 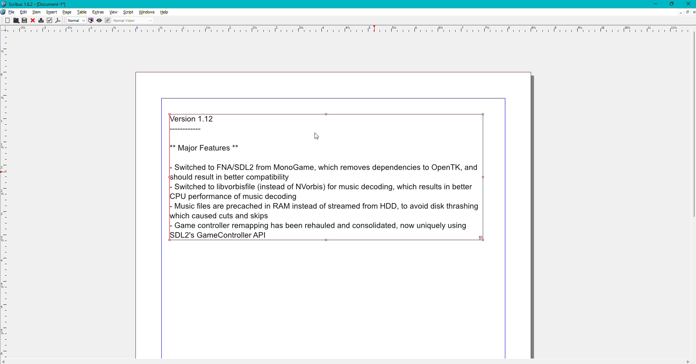 What do you see at coordinates (113, 12) in the screenshot?
I see `View` at bounding box center [113, 12].